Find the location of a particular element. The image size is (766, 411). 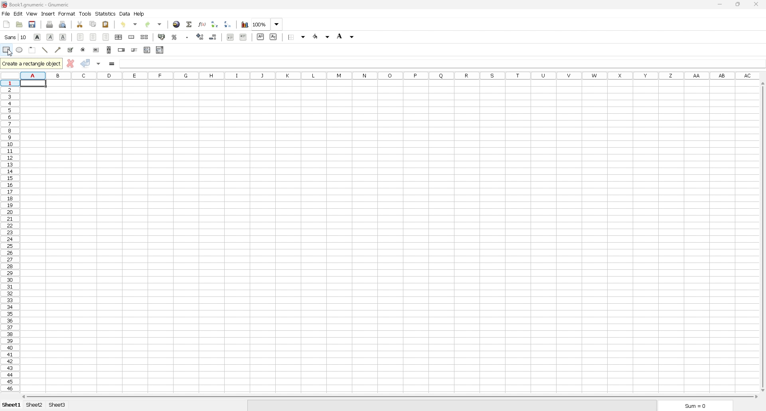

sort ascending is located at coordinates (215, 24).